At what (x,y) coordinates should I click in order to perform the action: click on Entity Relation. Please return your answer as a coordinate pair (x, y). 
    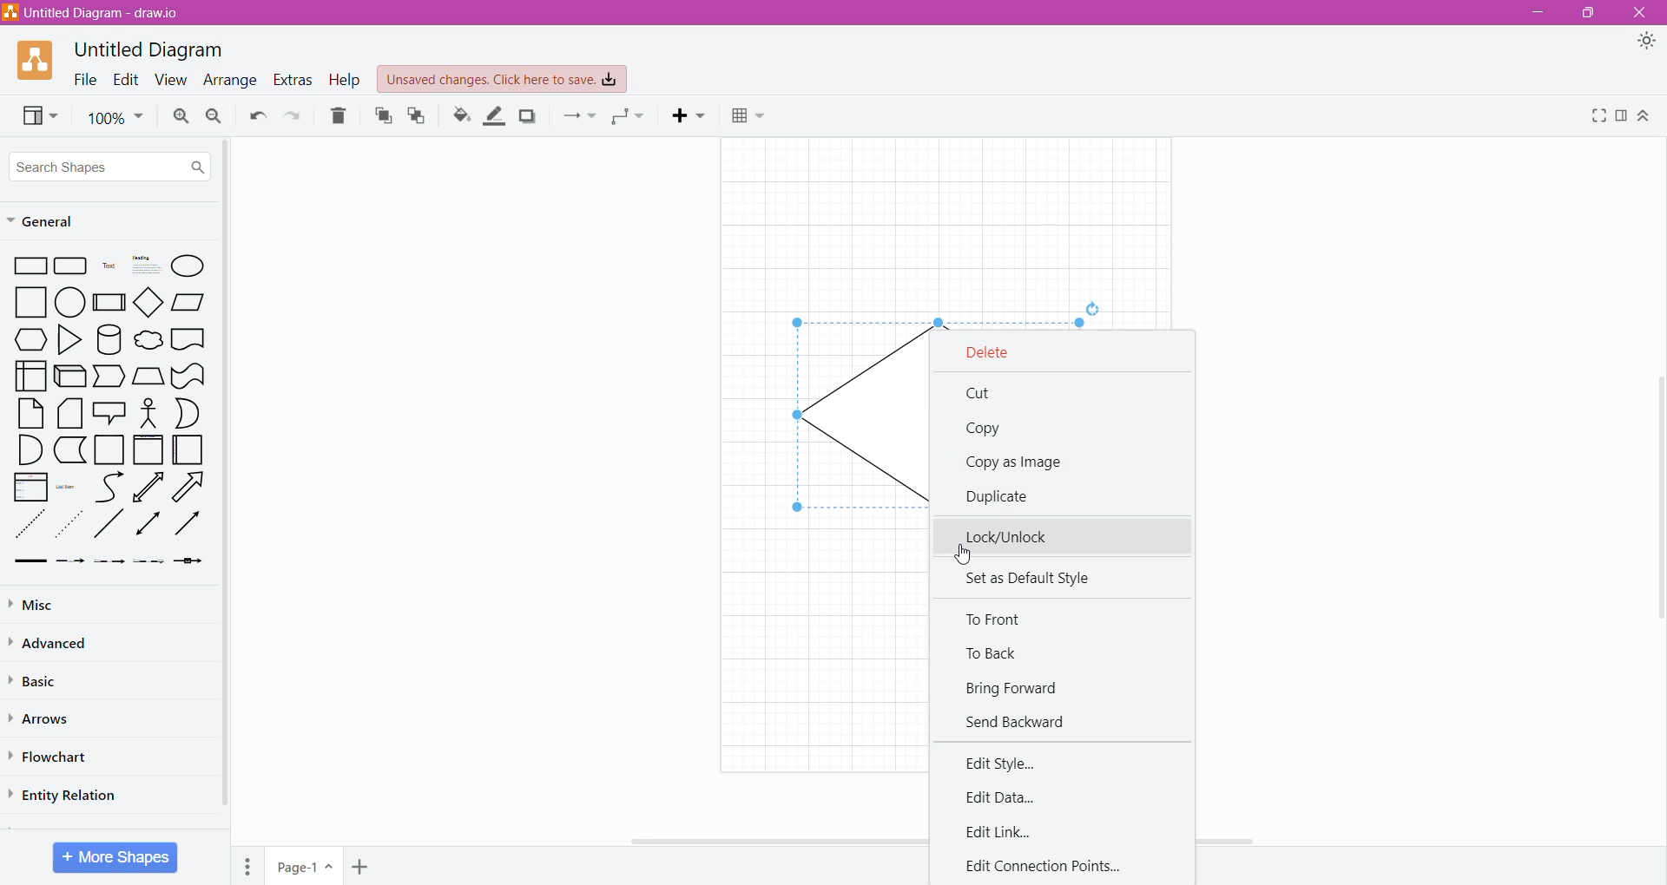
    Looking at the image, I should click on (64, 796).